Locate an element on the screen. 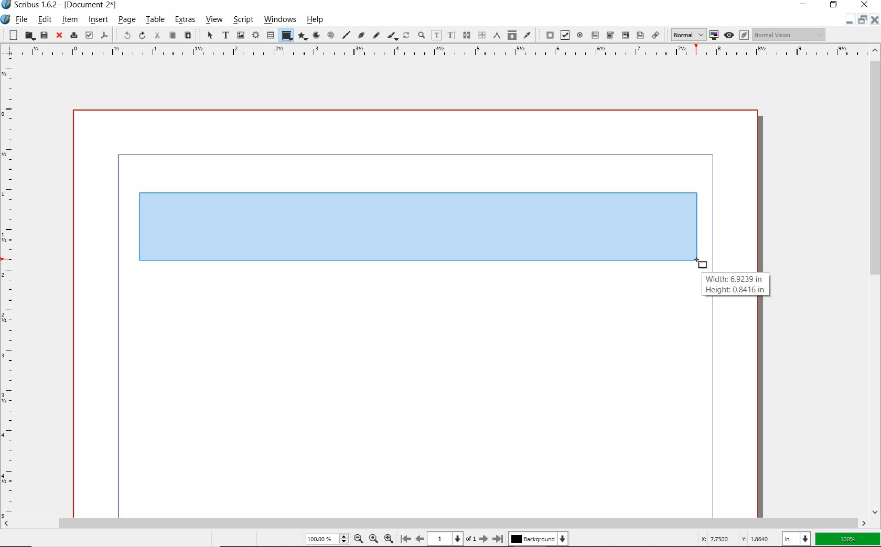  image frame is located at coordinates (240, 35).